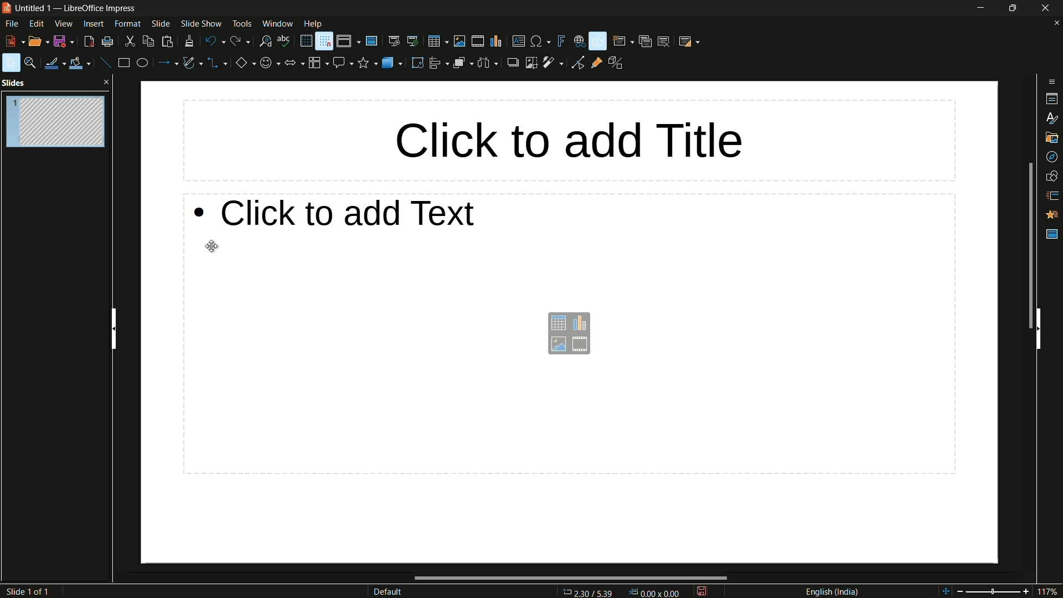 The width and height of the screenshot is (1063, 598). Describe the element at coordinates (214, 40) in the screenshot. I see `undo` at that location.